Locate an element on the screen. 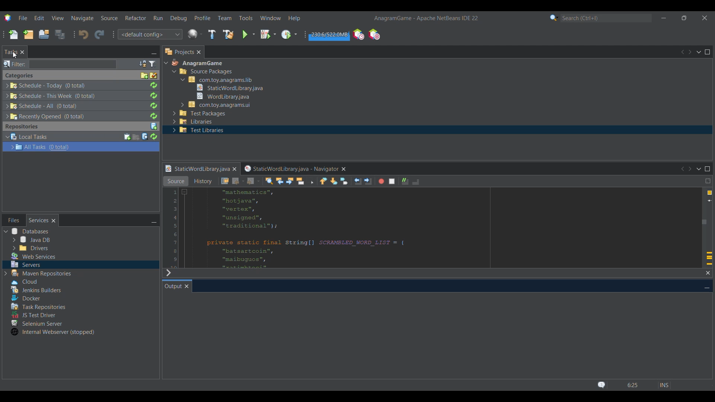 This screenshot has width=715, height=402. Add repository is located at coordinates (154, 127).